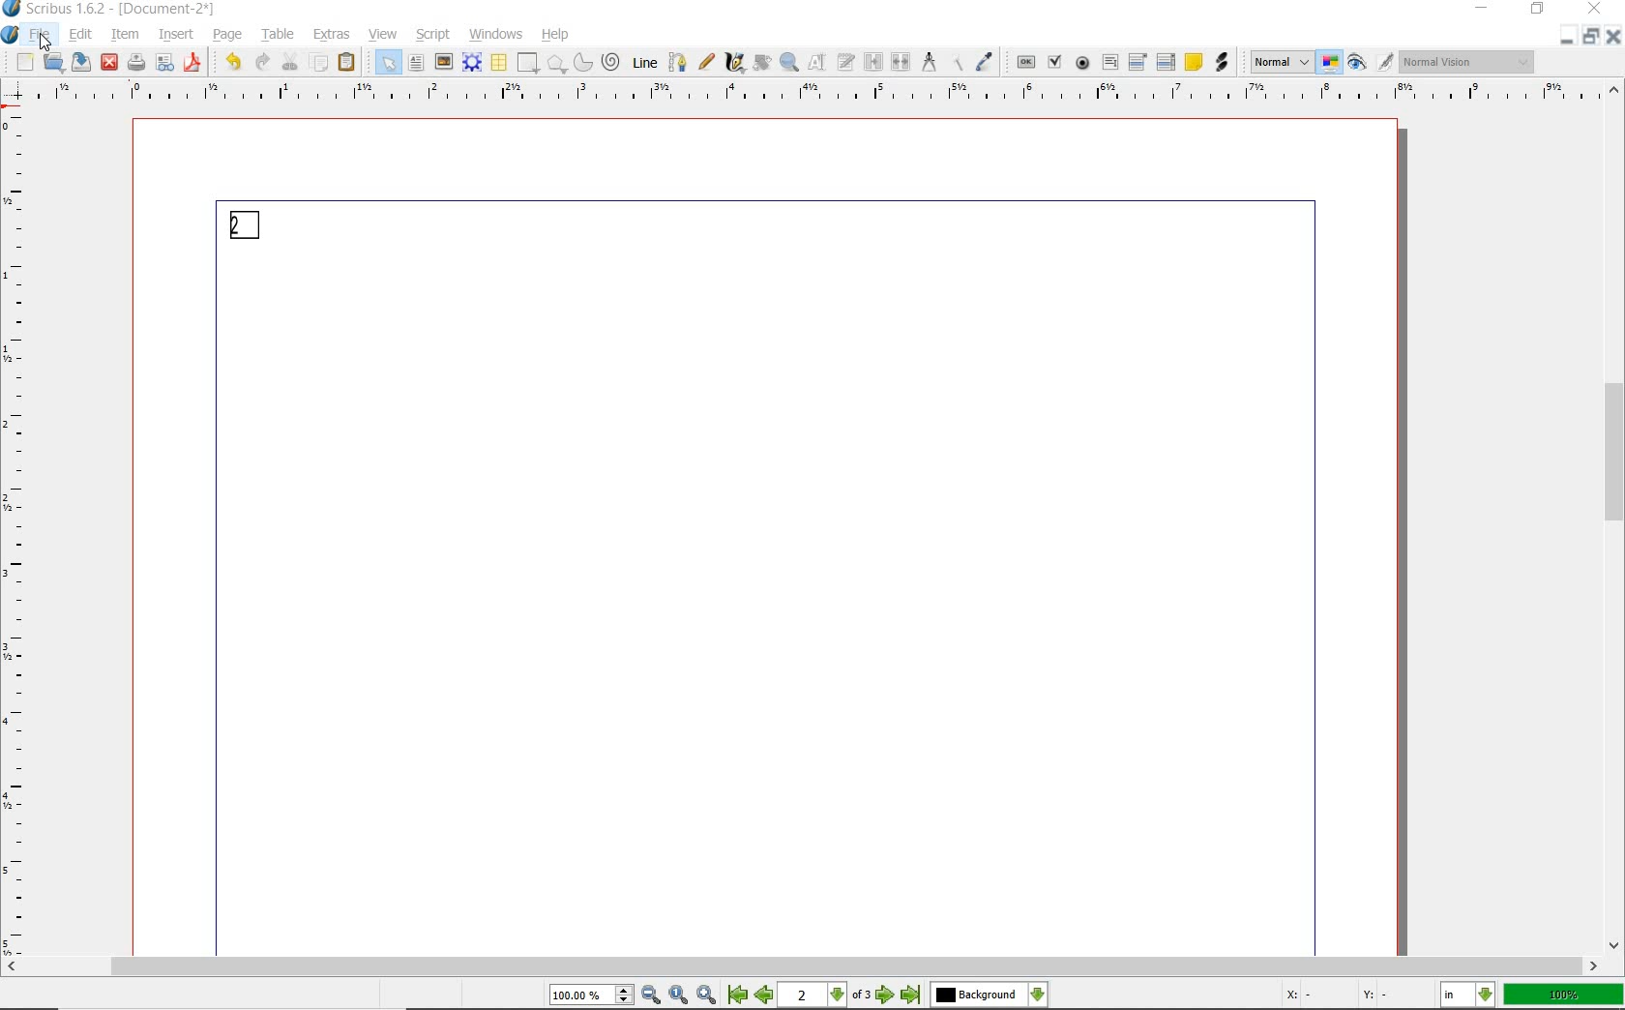  What do you see at coordinates (1281, 62) in the screenshot?
I see `select image preview mode` at bounding box center [1281, 62].